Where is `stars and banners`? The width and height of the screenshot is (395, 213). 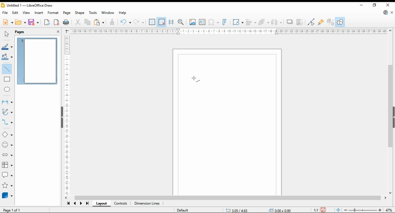
stars and banners is located at coordinates (7, 186).